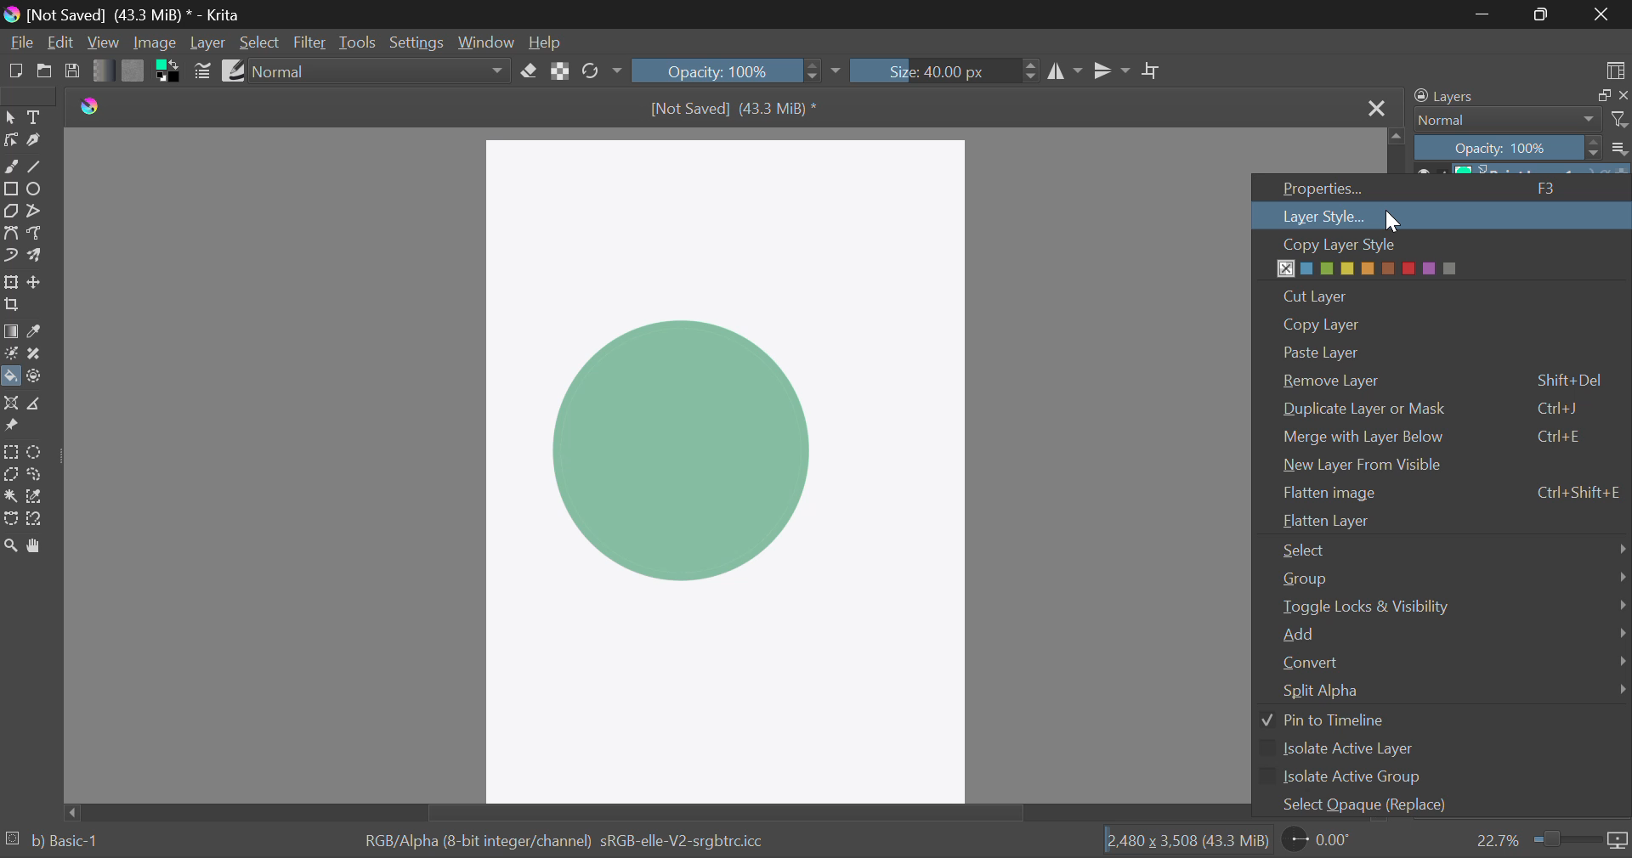  What do you see at coordinates (37, 257) in the screenshot?
I see `Multibrush Tool` at bounding box center [37, 257].